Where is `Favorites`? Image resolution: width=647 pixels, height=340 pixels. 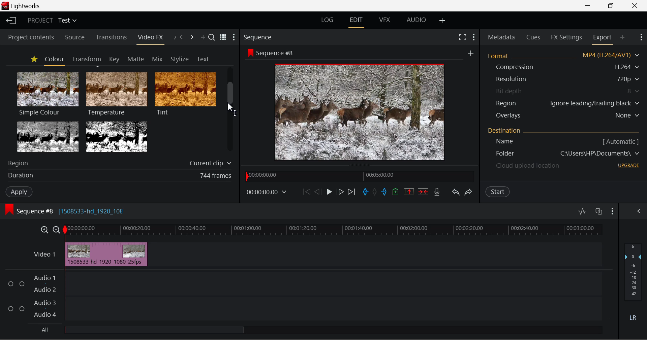 Favorites is located at coordinates (33, 60).